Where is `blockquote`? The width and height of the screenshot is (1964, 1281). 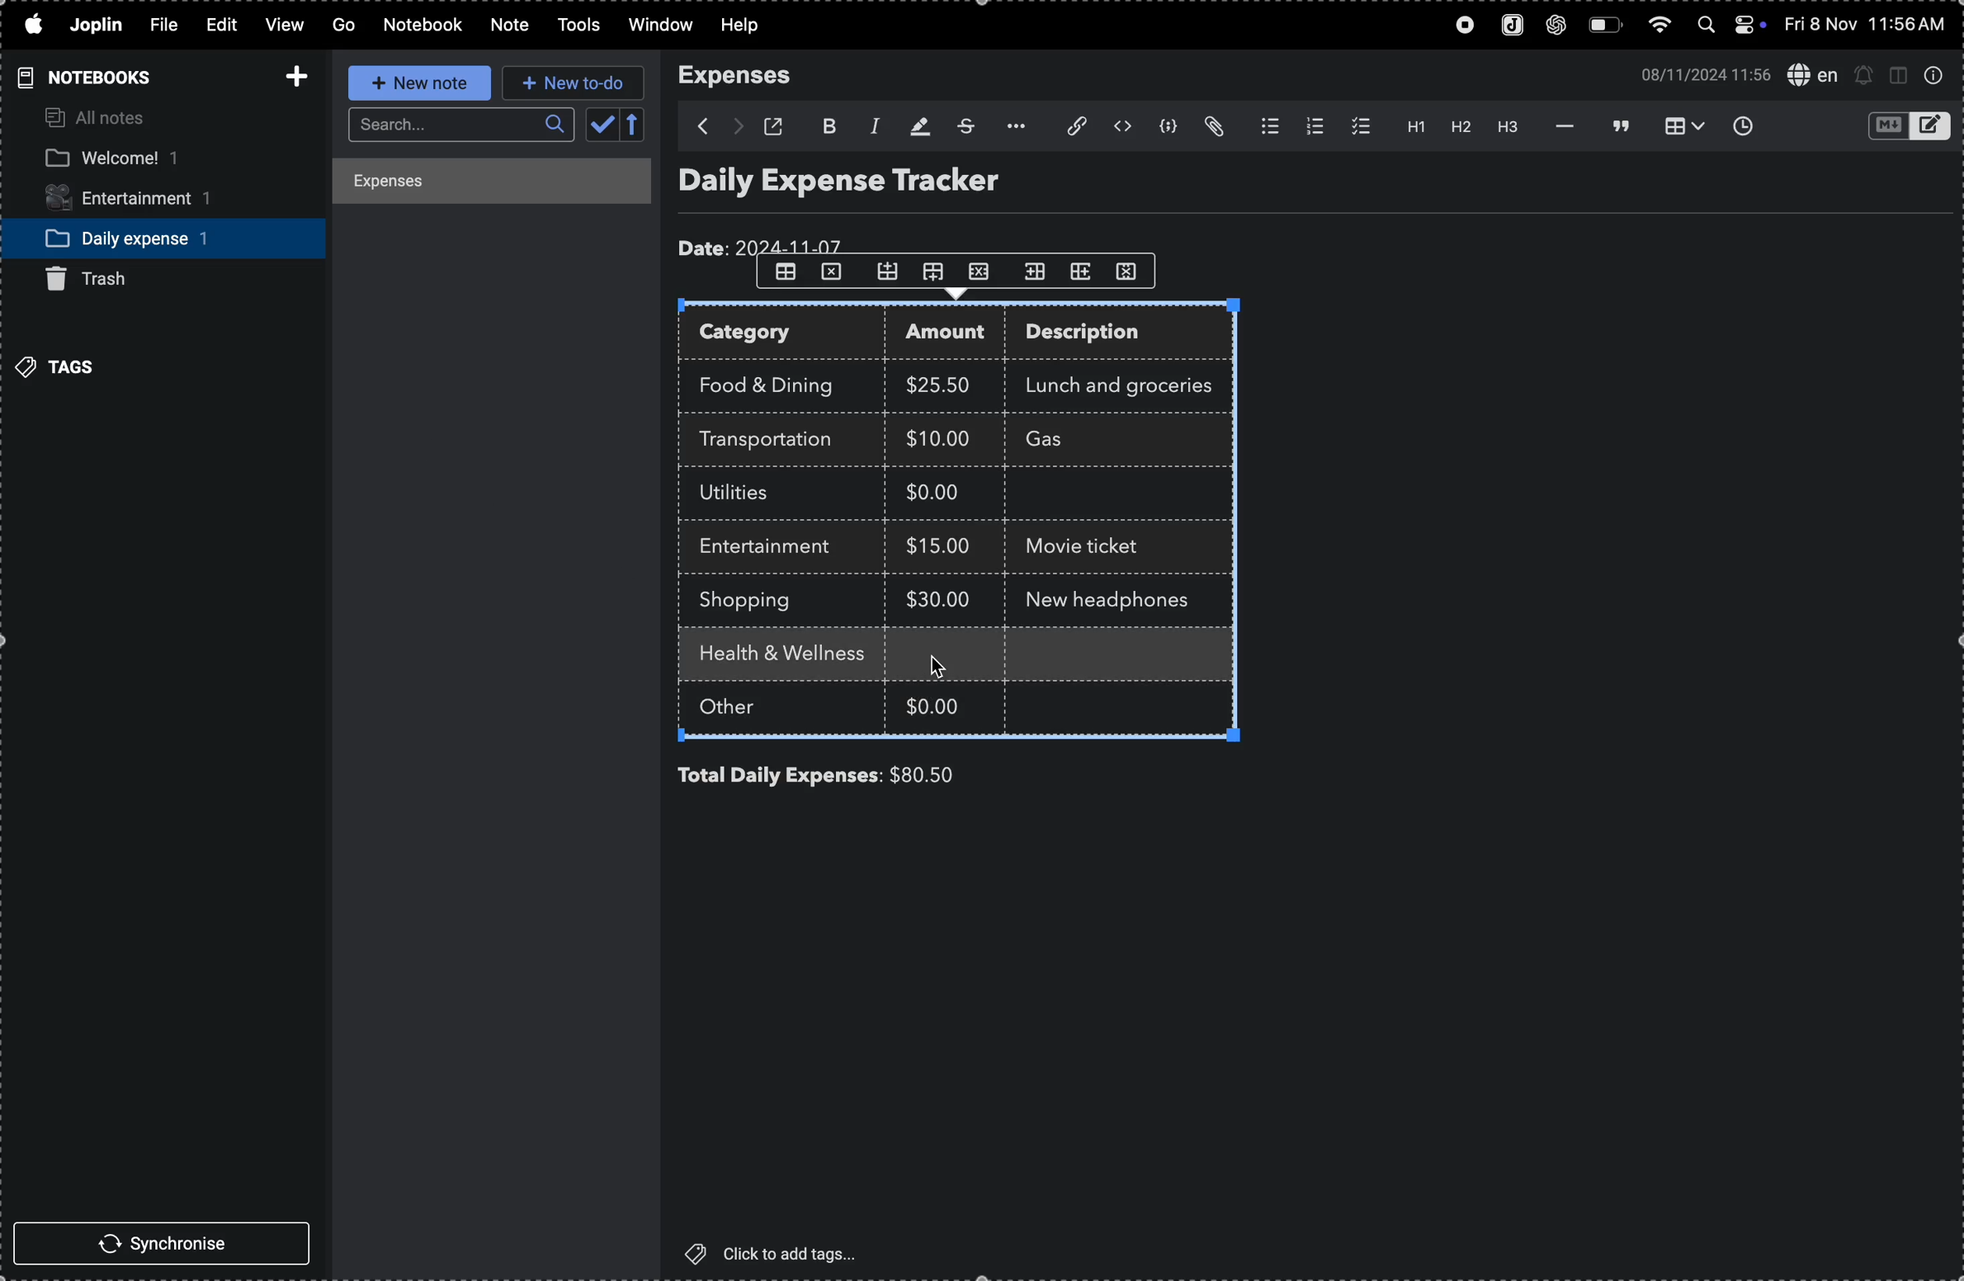
blockquote is located at coordinates (1616, 125).